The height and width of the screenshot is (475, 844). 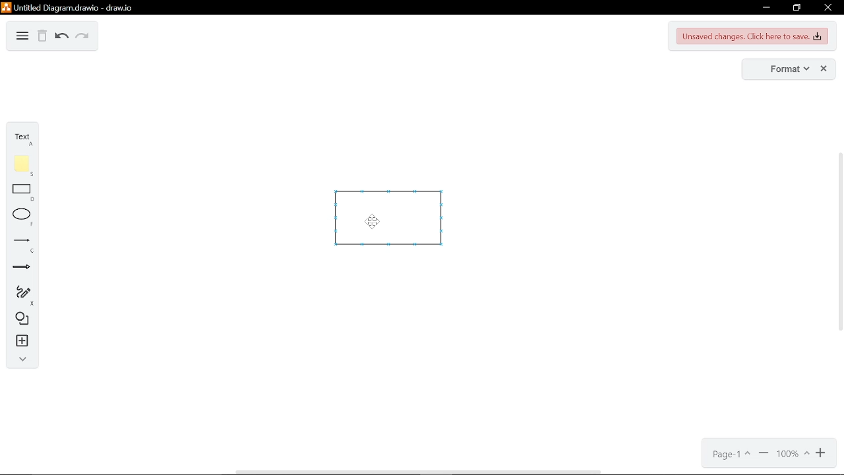 What do you see at coordinates (839, 245) in the screenshot?
I see `vertical scrollbar` at bounding box center [839, 245].